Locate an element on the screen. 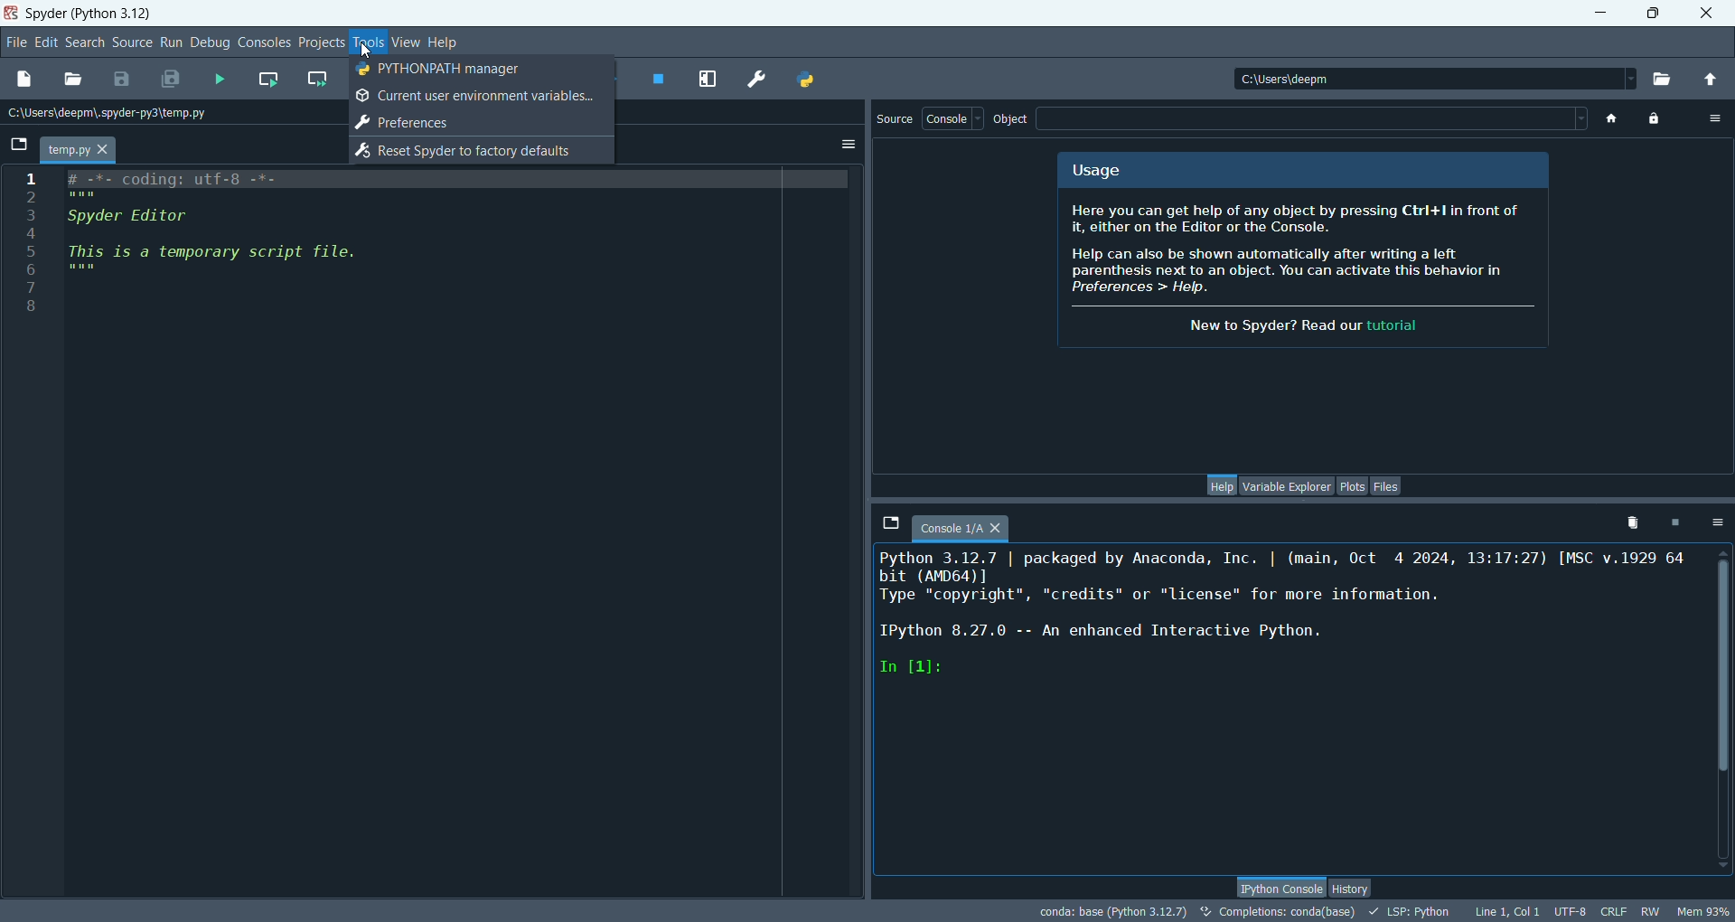 Image resolution: width=1735 pixels, height=922 pixels. logo is located at coordinates (12, 15).